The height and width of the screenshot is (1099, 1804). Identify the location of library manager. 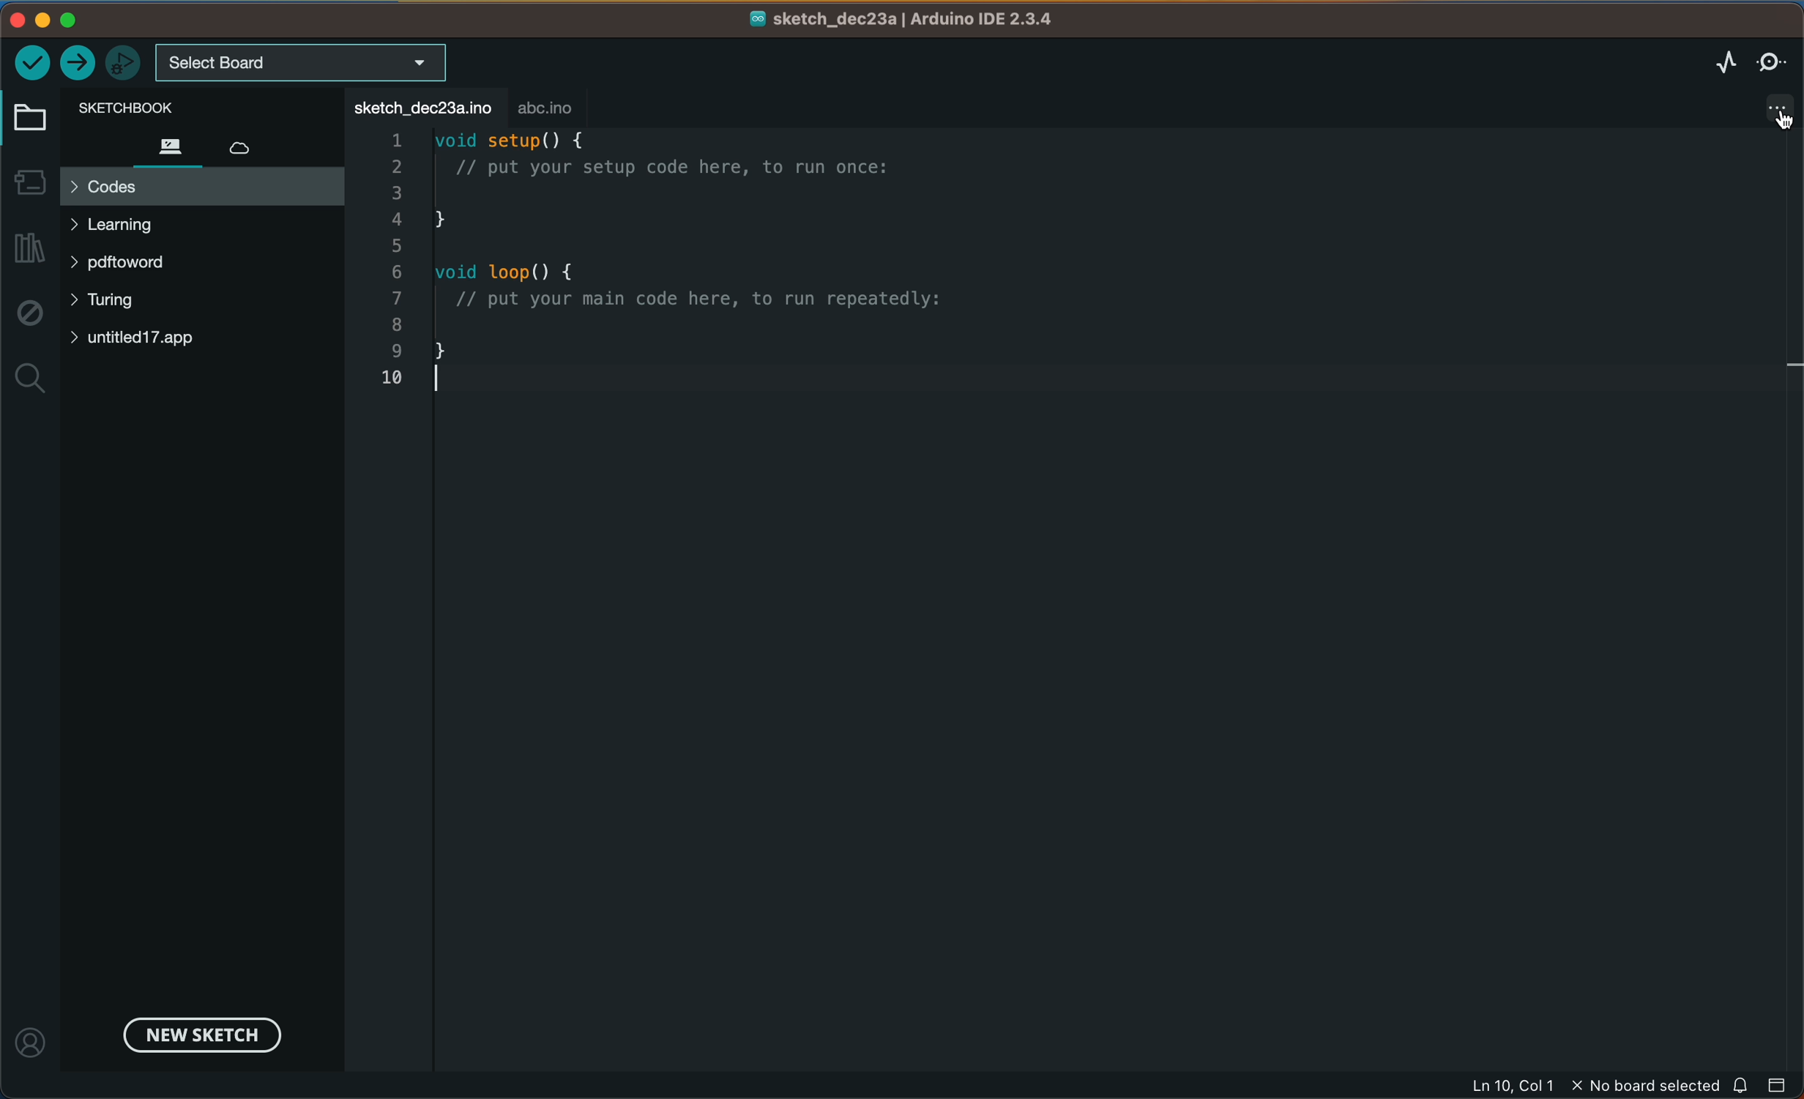
(27, 242).